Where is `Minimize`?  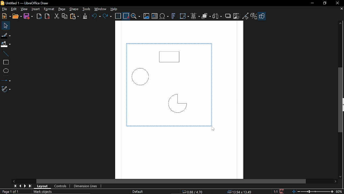 Minimize is located at coordinates (312, 3).